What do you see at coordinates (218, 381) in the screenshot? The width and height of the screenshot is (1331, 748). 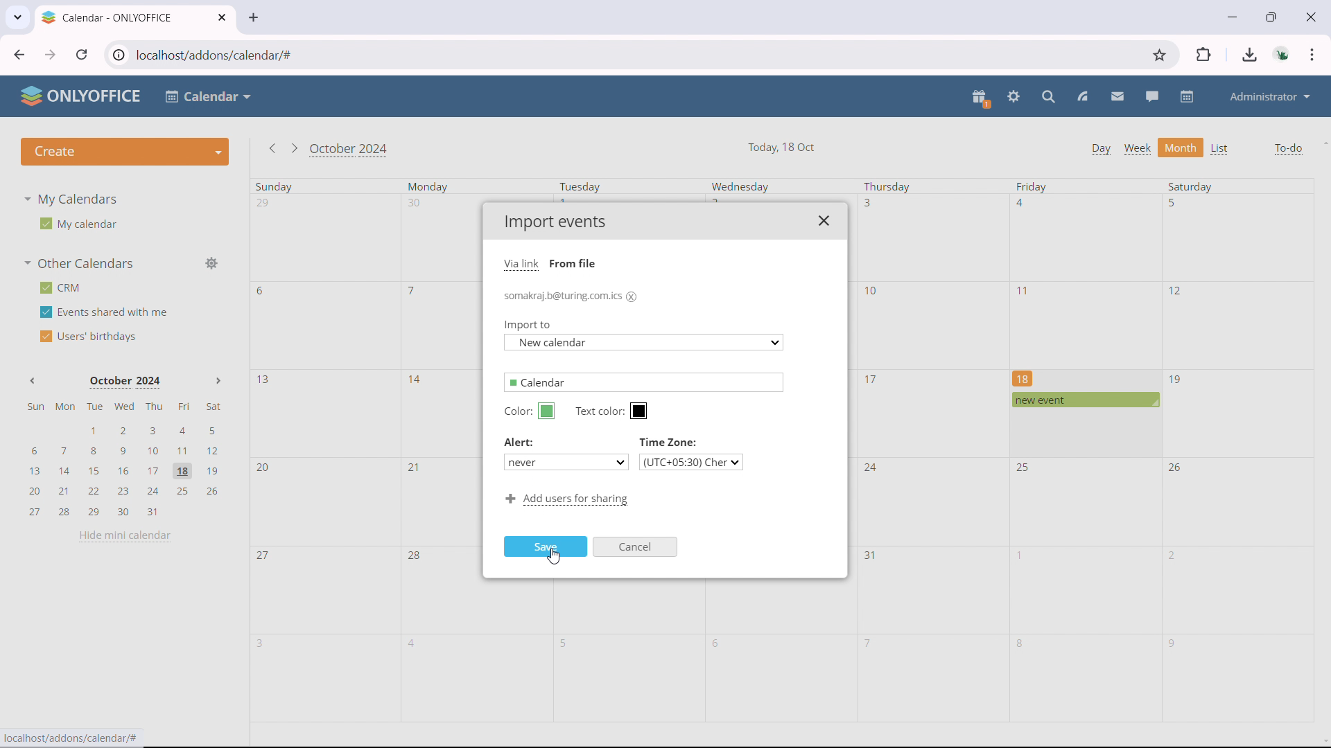 I see `Next month` at bounding box center [218, 381].